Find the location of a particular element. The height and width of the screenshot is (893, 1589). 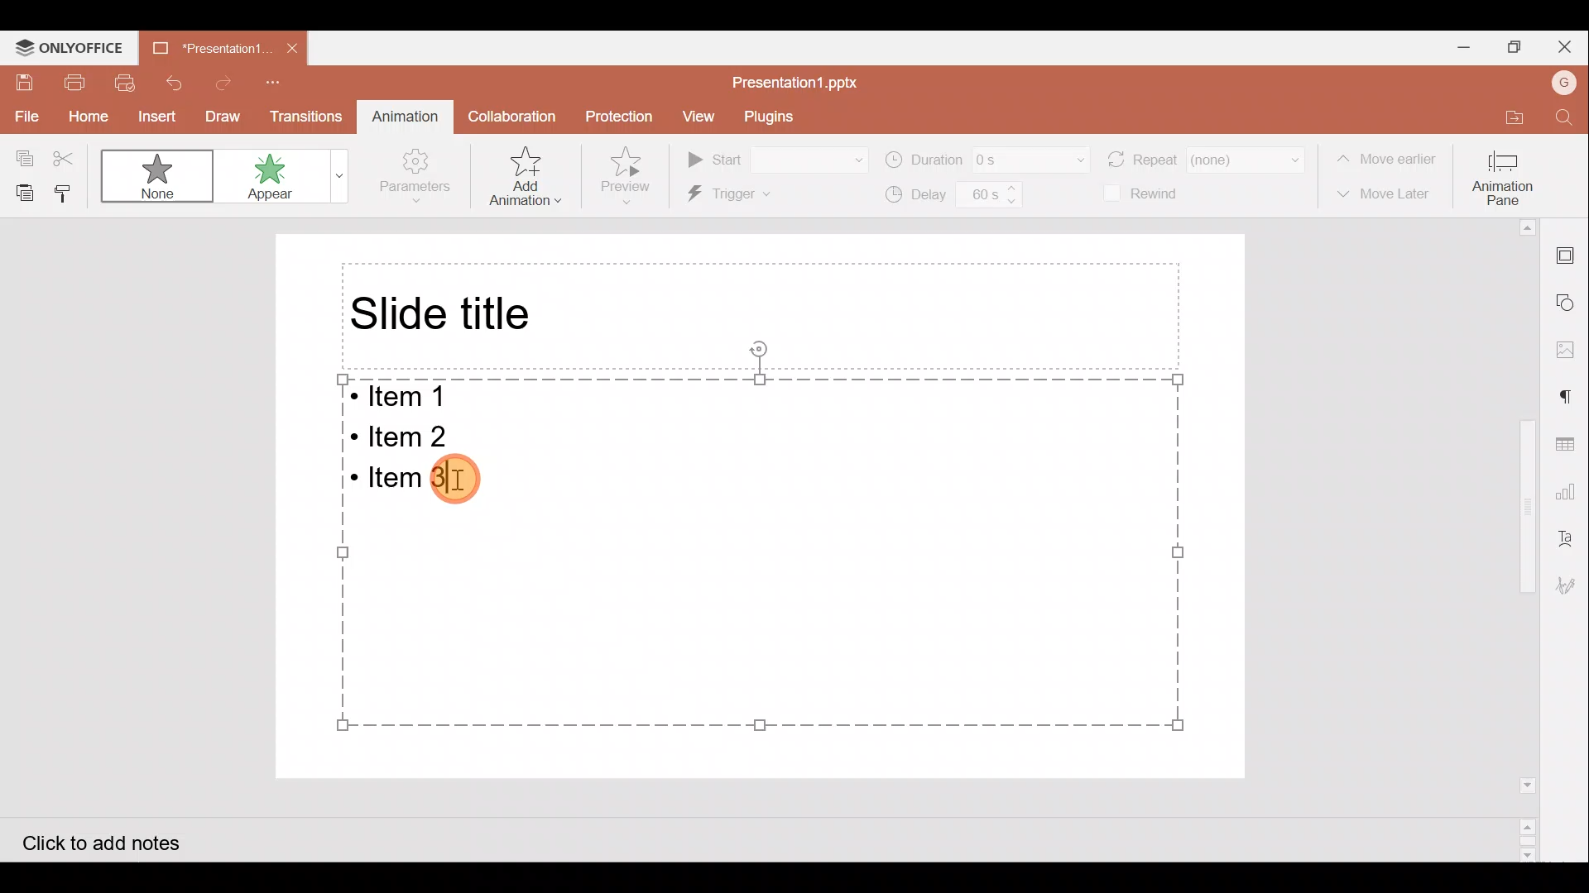

Parameters is located at coordinates (420, 177).